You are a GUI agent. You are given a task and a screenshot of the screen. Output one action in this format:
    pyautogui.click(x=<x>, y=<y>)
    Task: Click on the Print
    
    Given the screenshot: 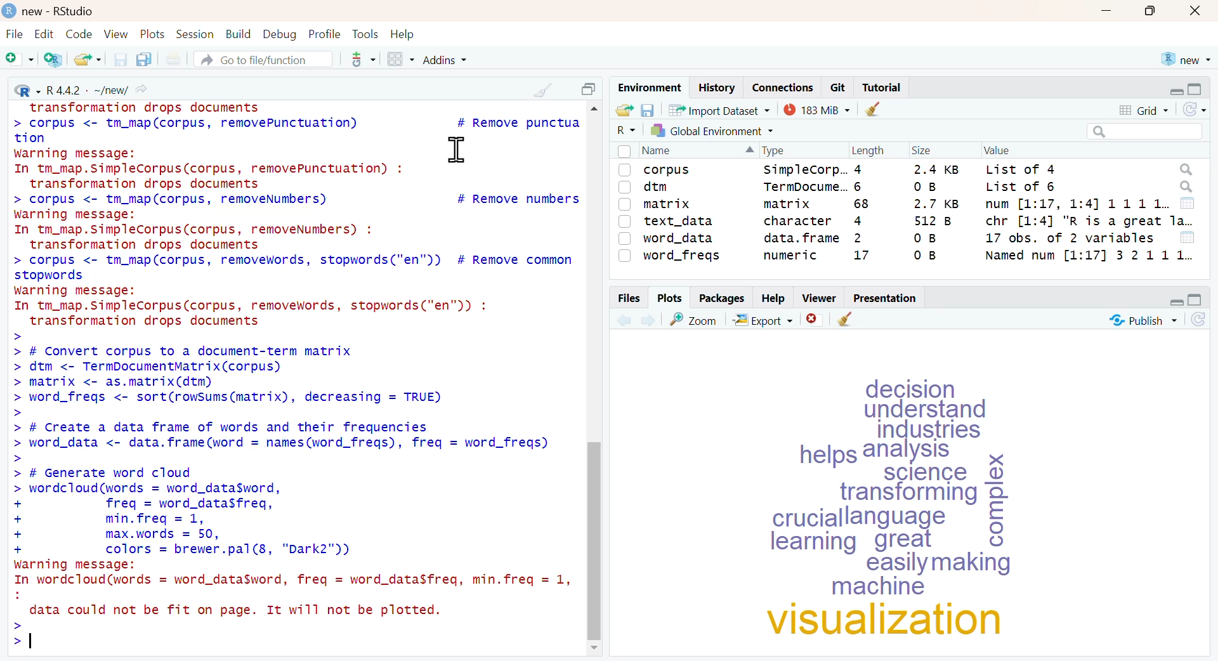 What is the action you would take?
    pyautogui.click(x=176, y=59)
    